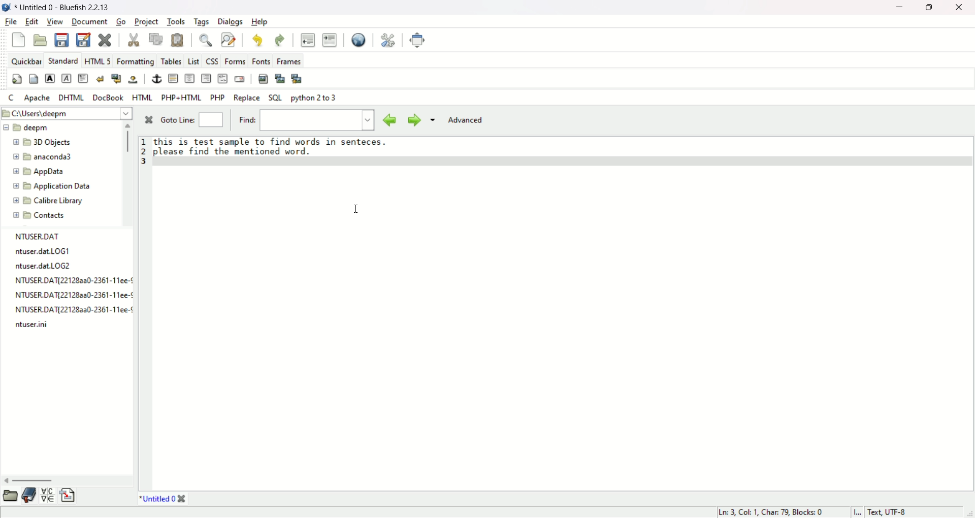 Image resolution: width=975 pixels, height=518 pixels. What do you see at coordinates (28, 128) in the screenshot?
I see `deepm` at bounding box center [28, 128].